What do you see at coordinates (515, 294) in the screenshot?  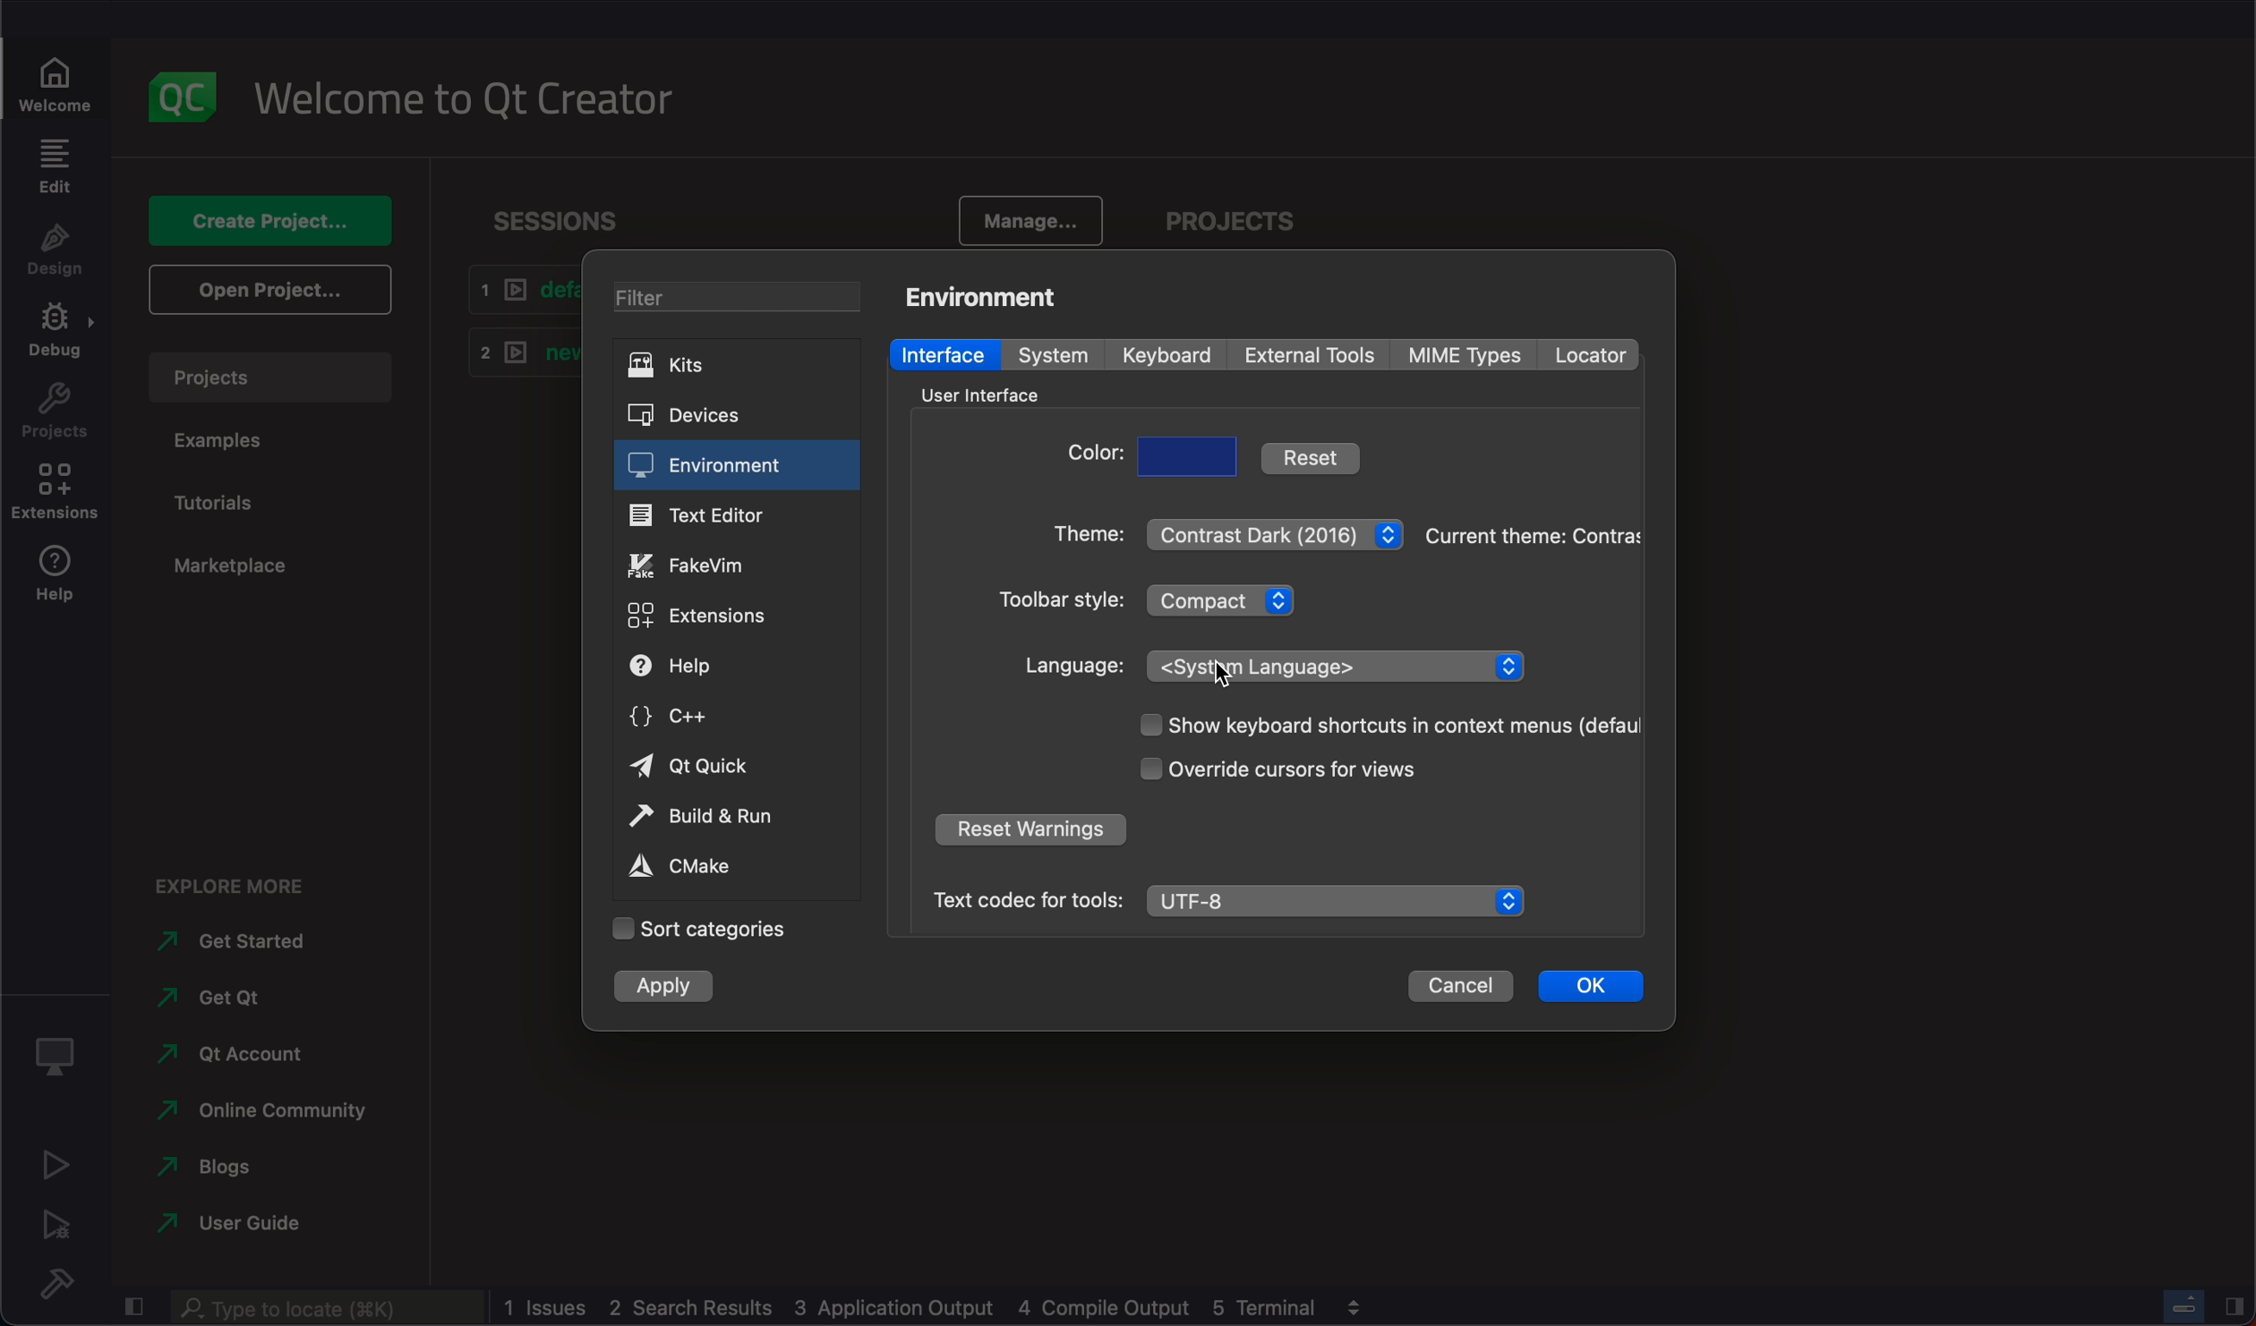 I see `default` at bounding box center [515, 294].